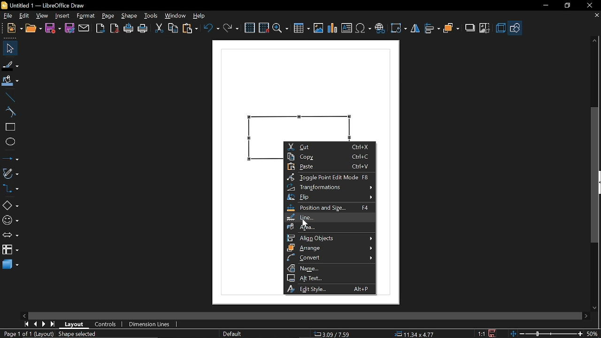 This screenshot has height=338, width=601. What do you see at coordinates (398, 29) in the screenshot?
I see `Transformation` at bounding box center [398, 29].